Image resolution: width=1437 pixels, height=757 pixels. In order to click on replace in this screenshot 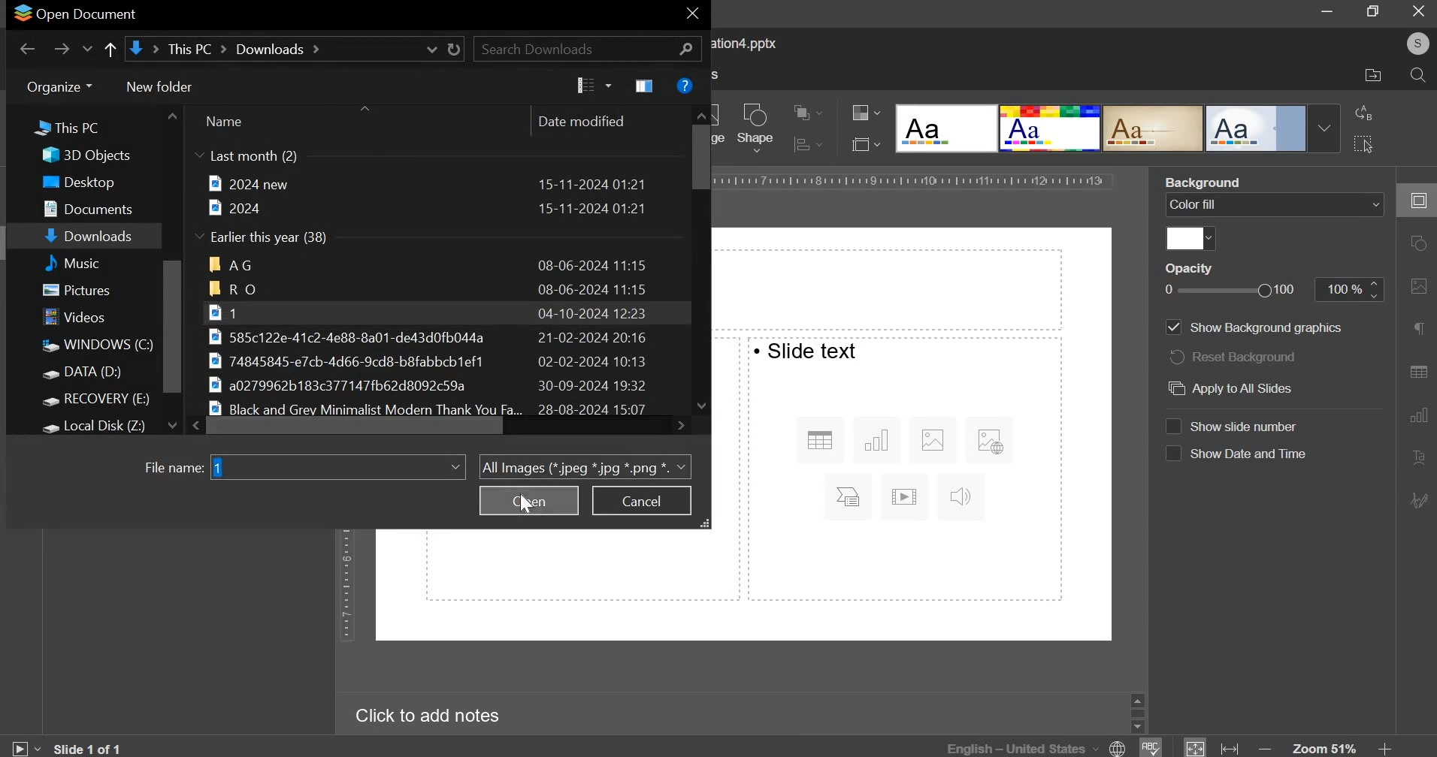, I will do `click(1364, 113)`.